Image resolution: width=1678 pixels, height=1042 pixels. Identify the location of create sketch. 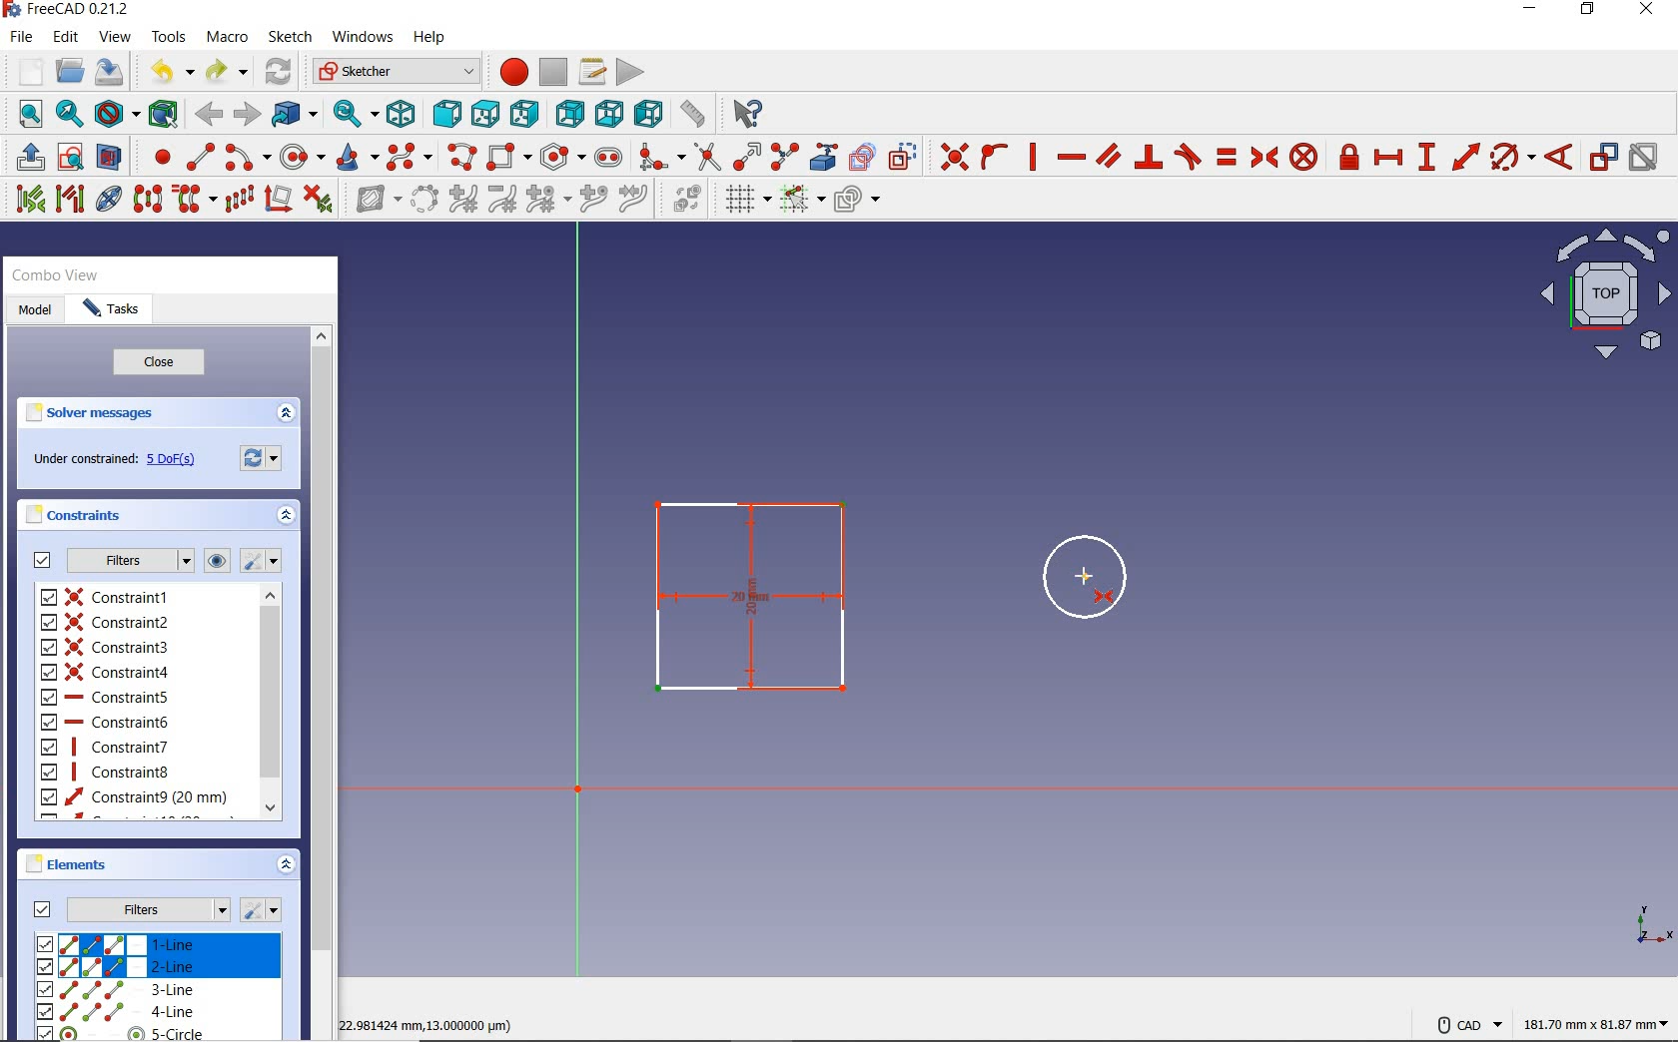
(69, 155).